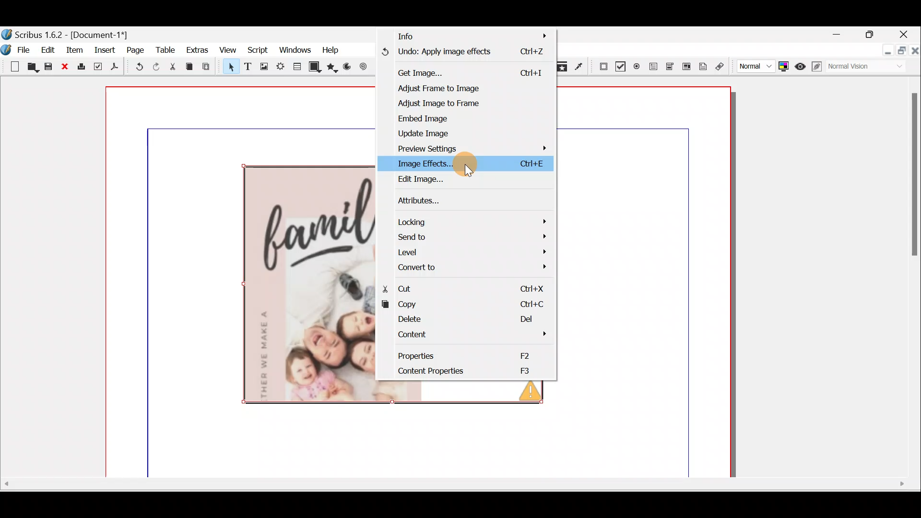 The height and width of the screenshot is (518, 921). I want to click on Edit in preview mode, so click(815, 66).